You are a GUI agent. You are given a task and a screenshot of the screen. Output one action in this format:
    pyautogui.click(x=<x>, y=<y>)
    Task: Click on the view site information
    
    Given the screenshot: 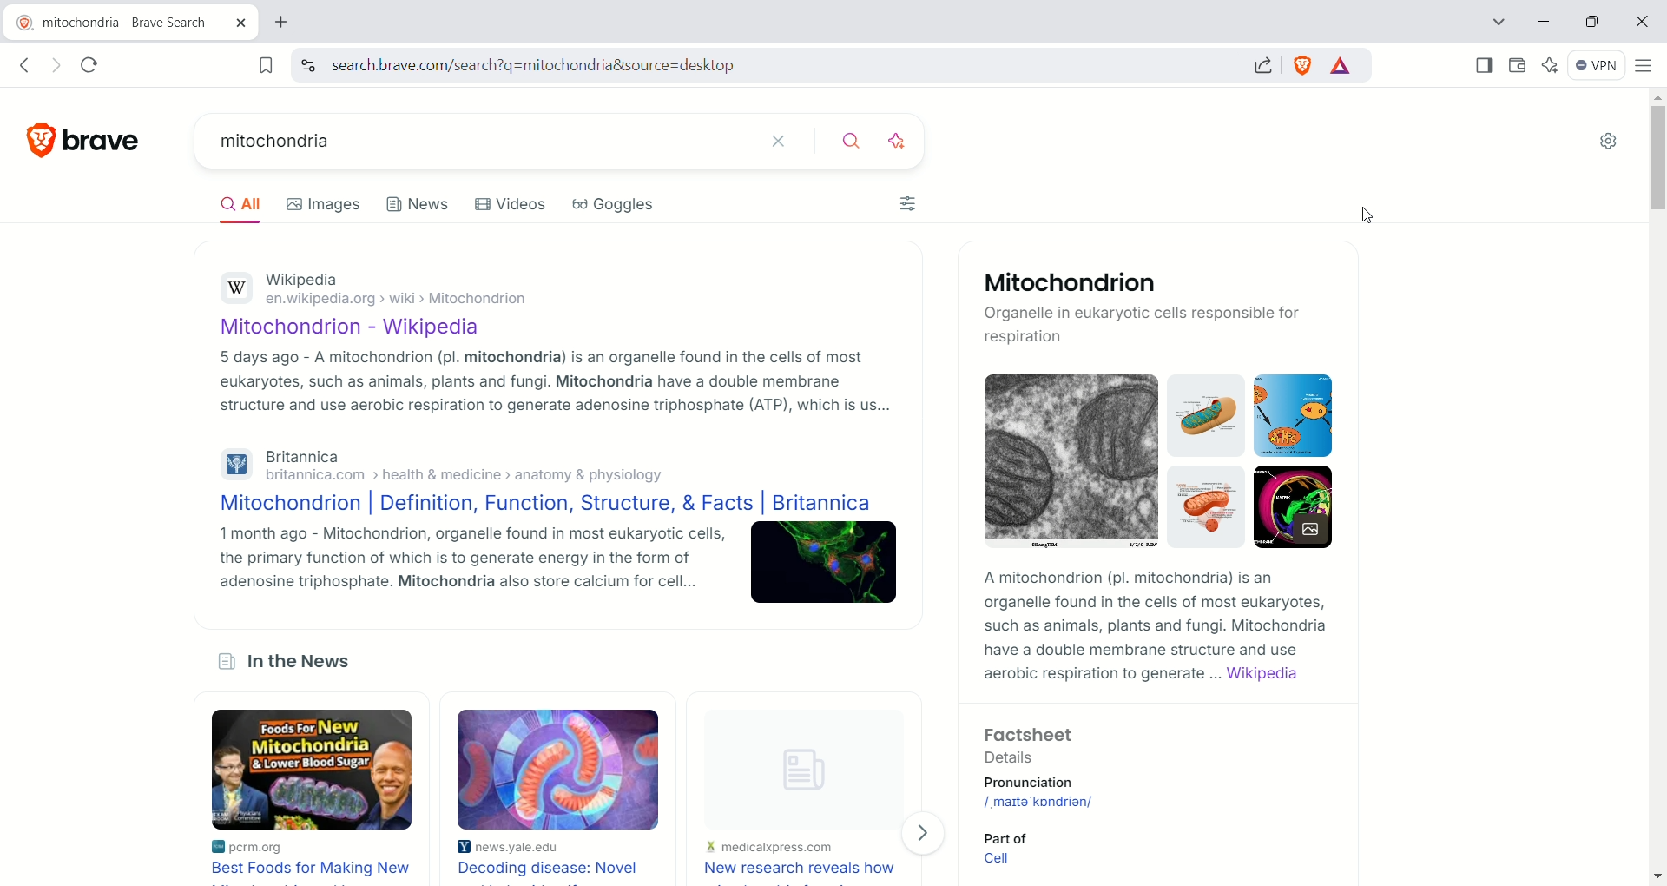 What is the action you would take?
    pyautogui.click(x=309, y=64)
    